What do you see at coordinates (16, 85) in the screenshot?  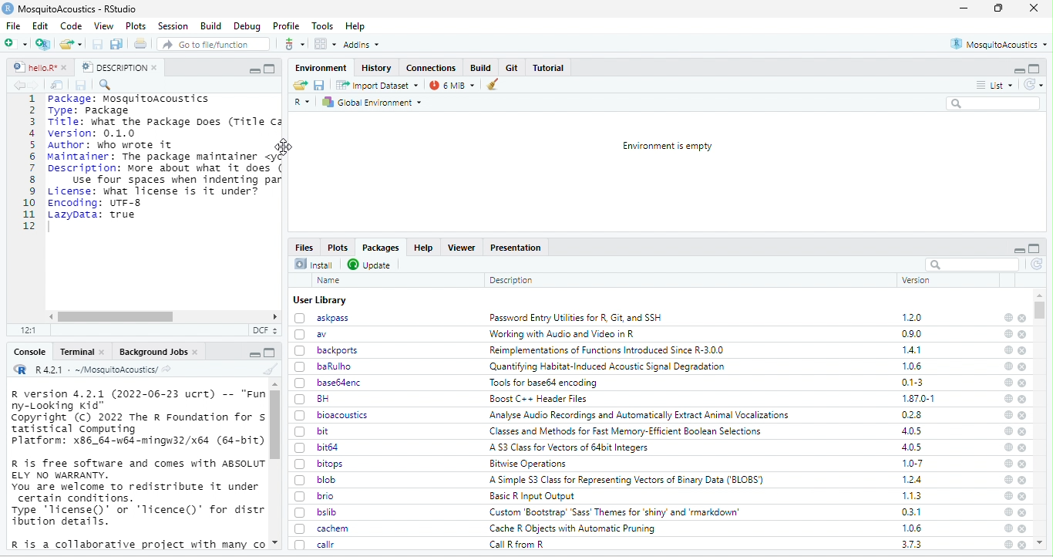 I see `backward` at bounding box center [16, 85].